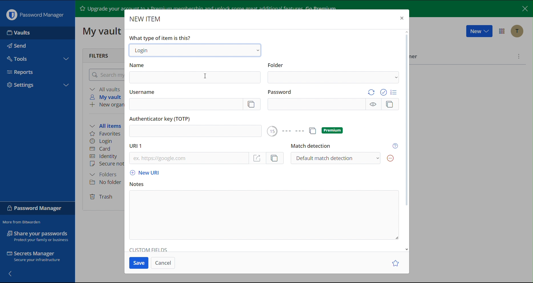 This screenshot has height=283, width=533. What do you see at coordinates (265, 213) in the screenshot?
I see `Notes` at bounding box center [265, 213].